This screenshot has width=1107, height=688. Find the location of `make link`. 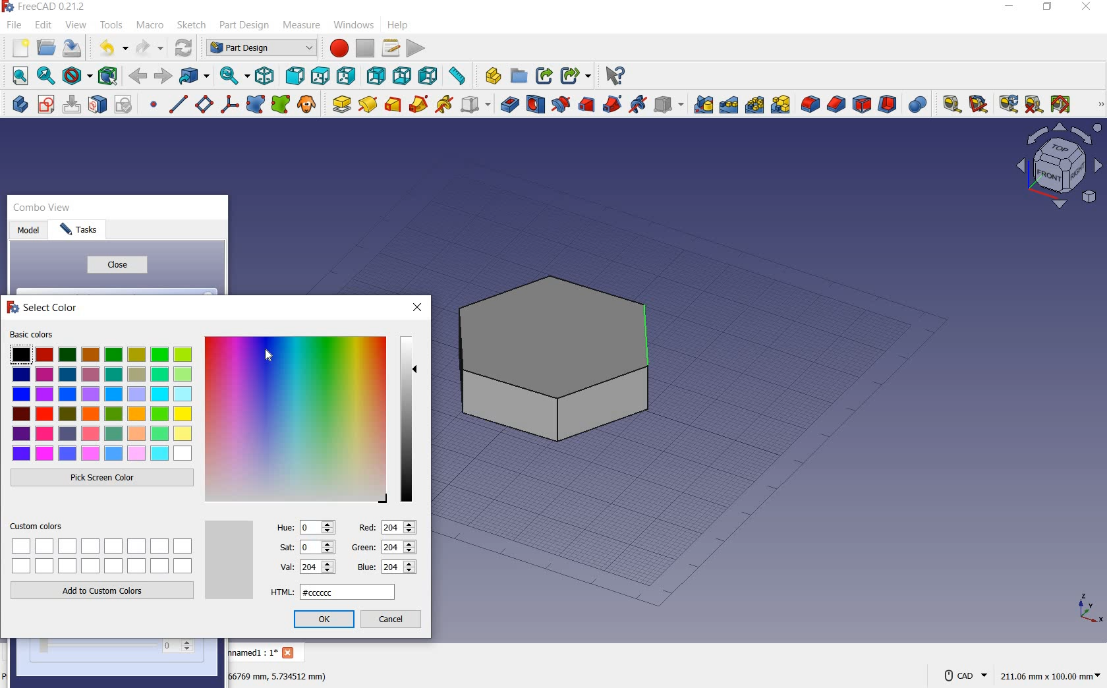

make link is located at coordinates (542, 76).